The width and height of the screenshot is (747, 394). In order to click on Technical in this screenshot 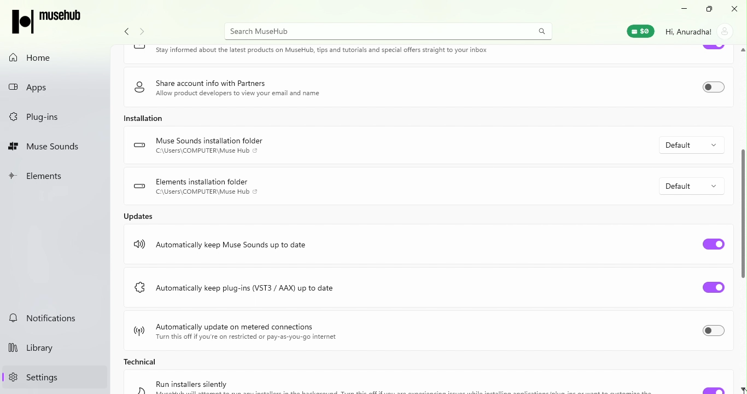, I will do `click(142, 361)`.